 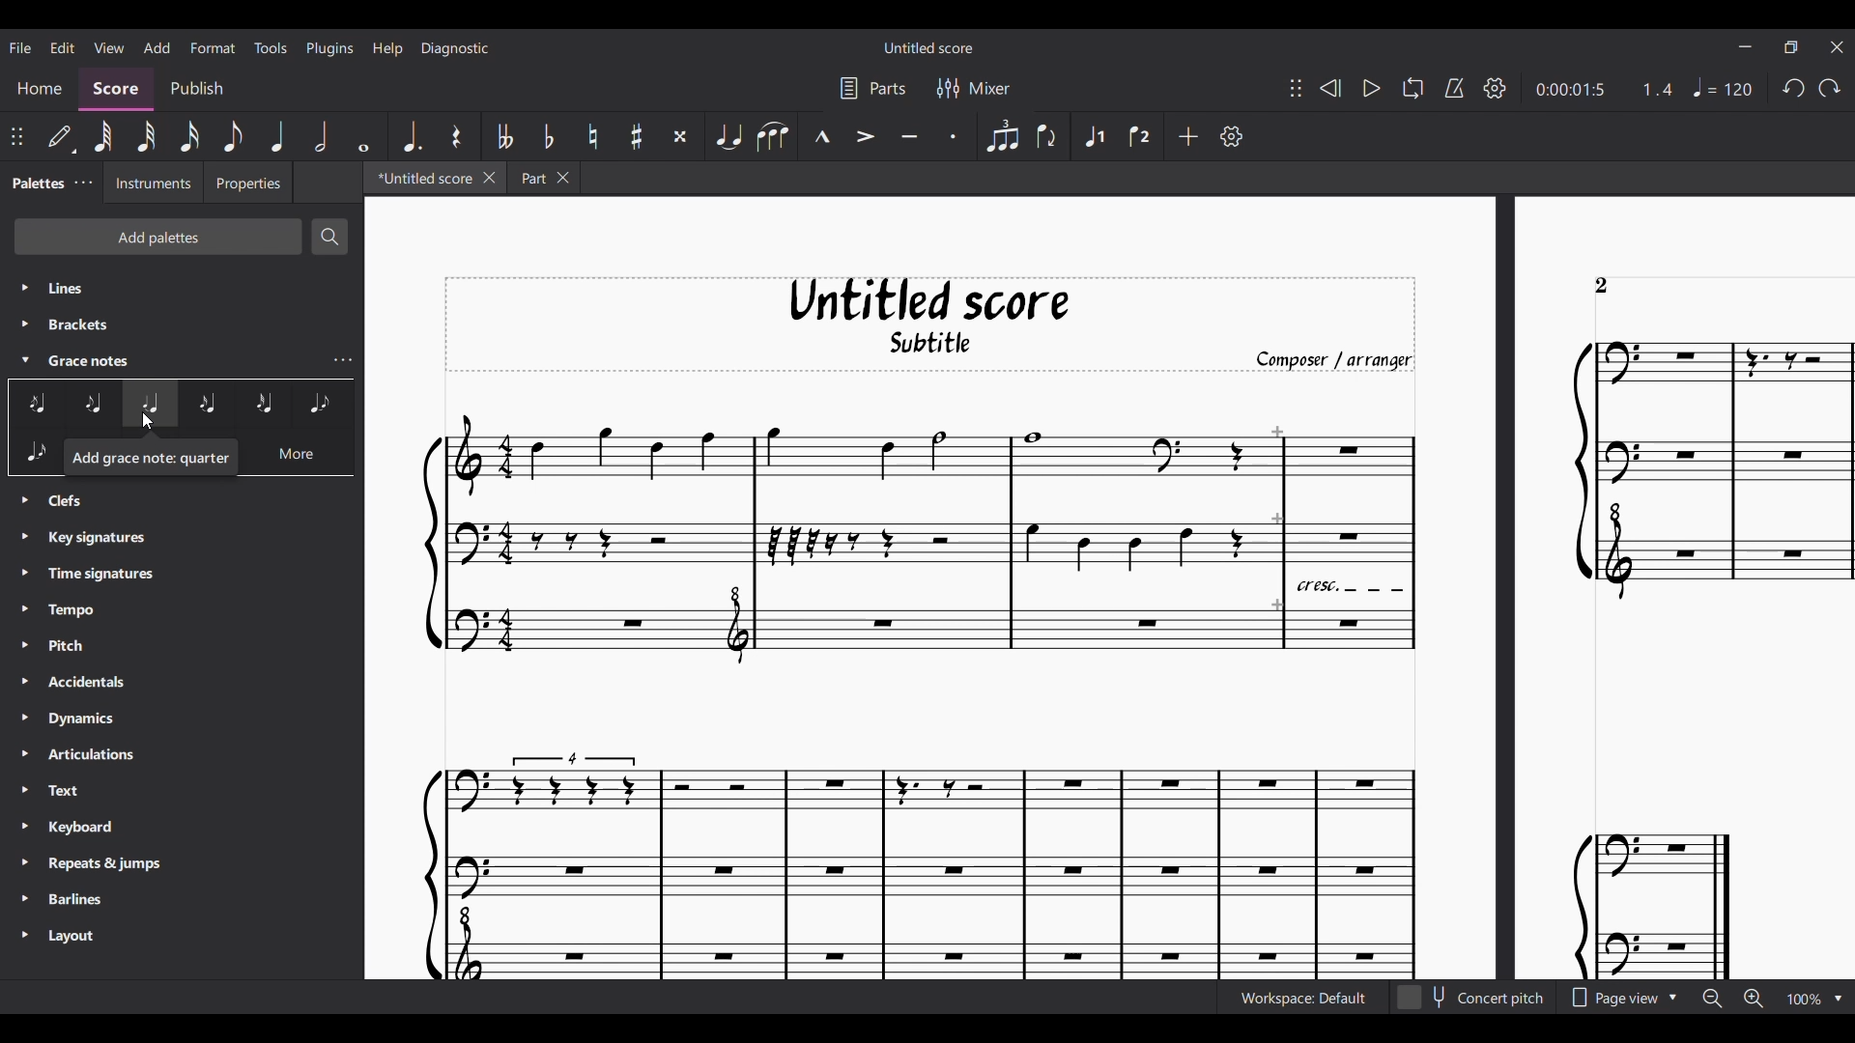 I want to click on Tempo, so click(x=1723, y=87).